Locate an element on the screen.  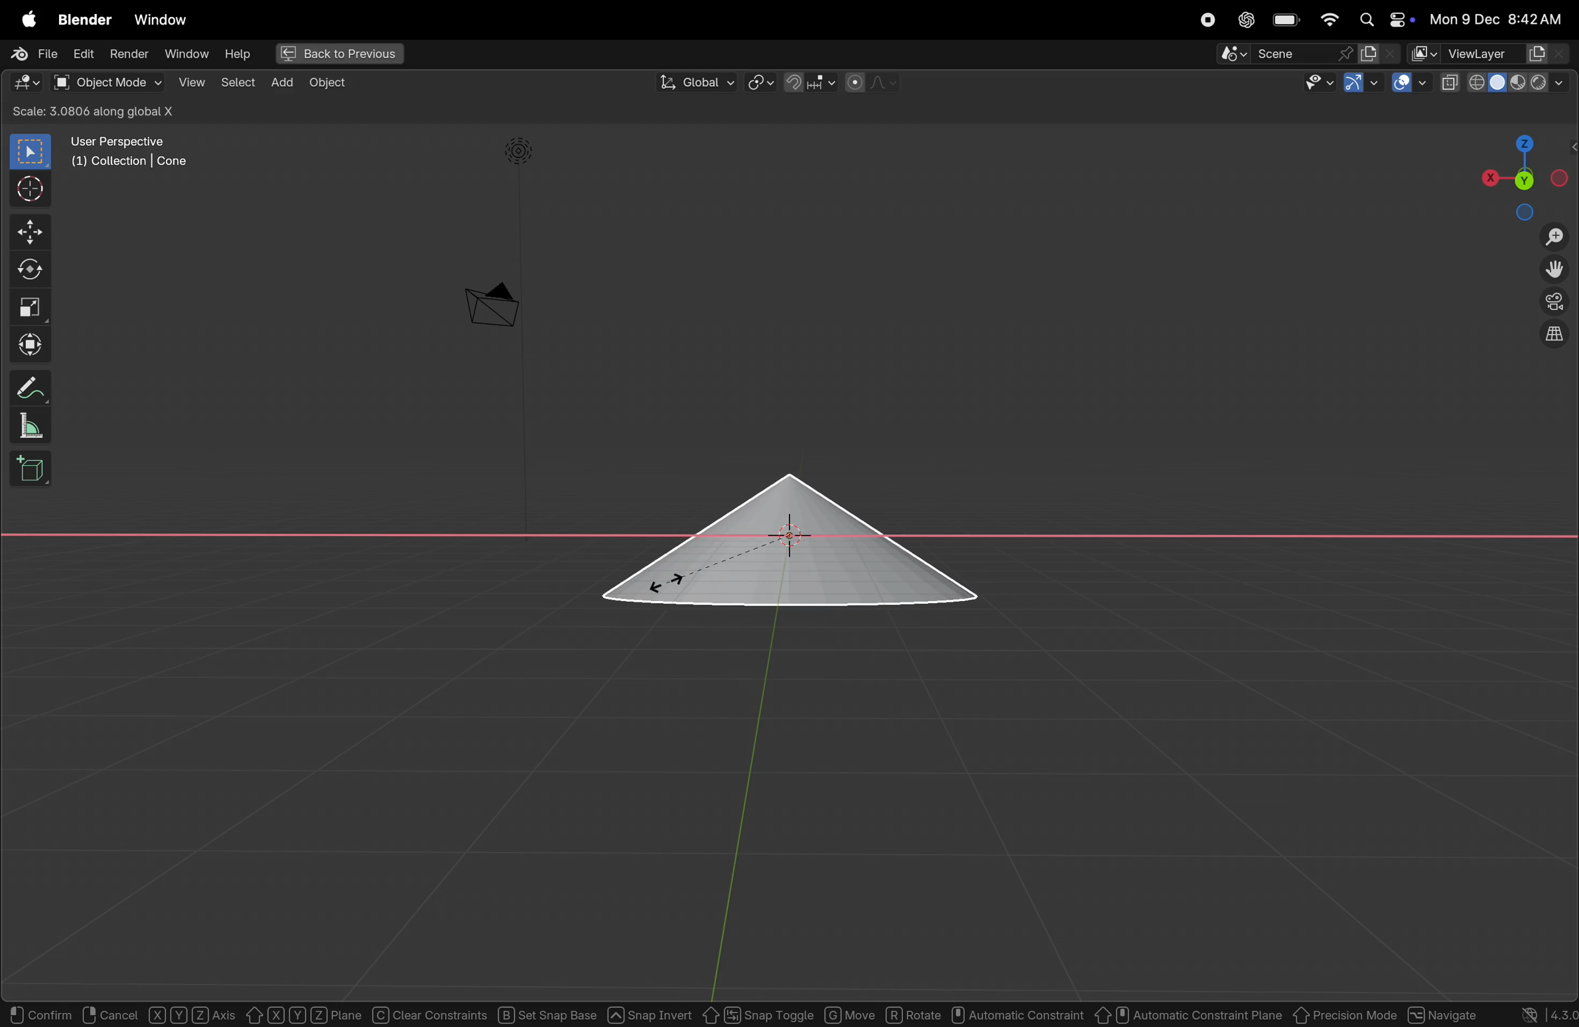
view is located at coordinates (187, 82).